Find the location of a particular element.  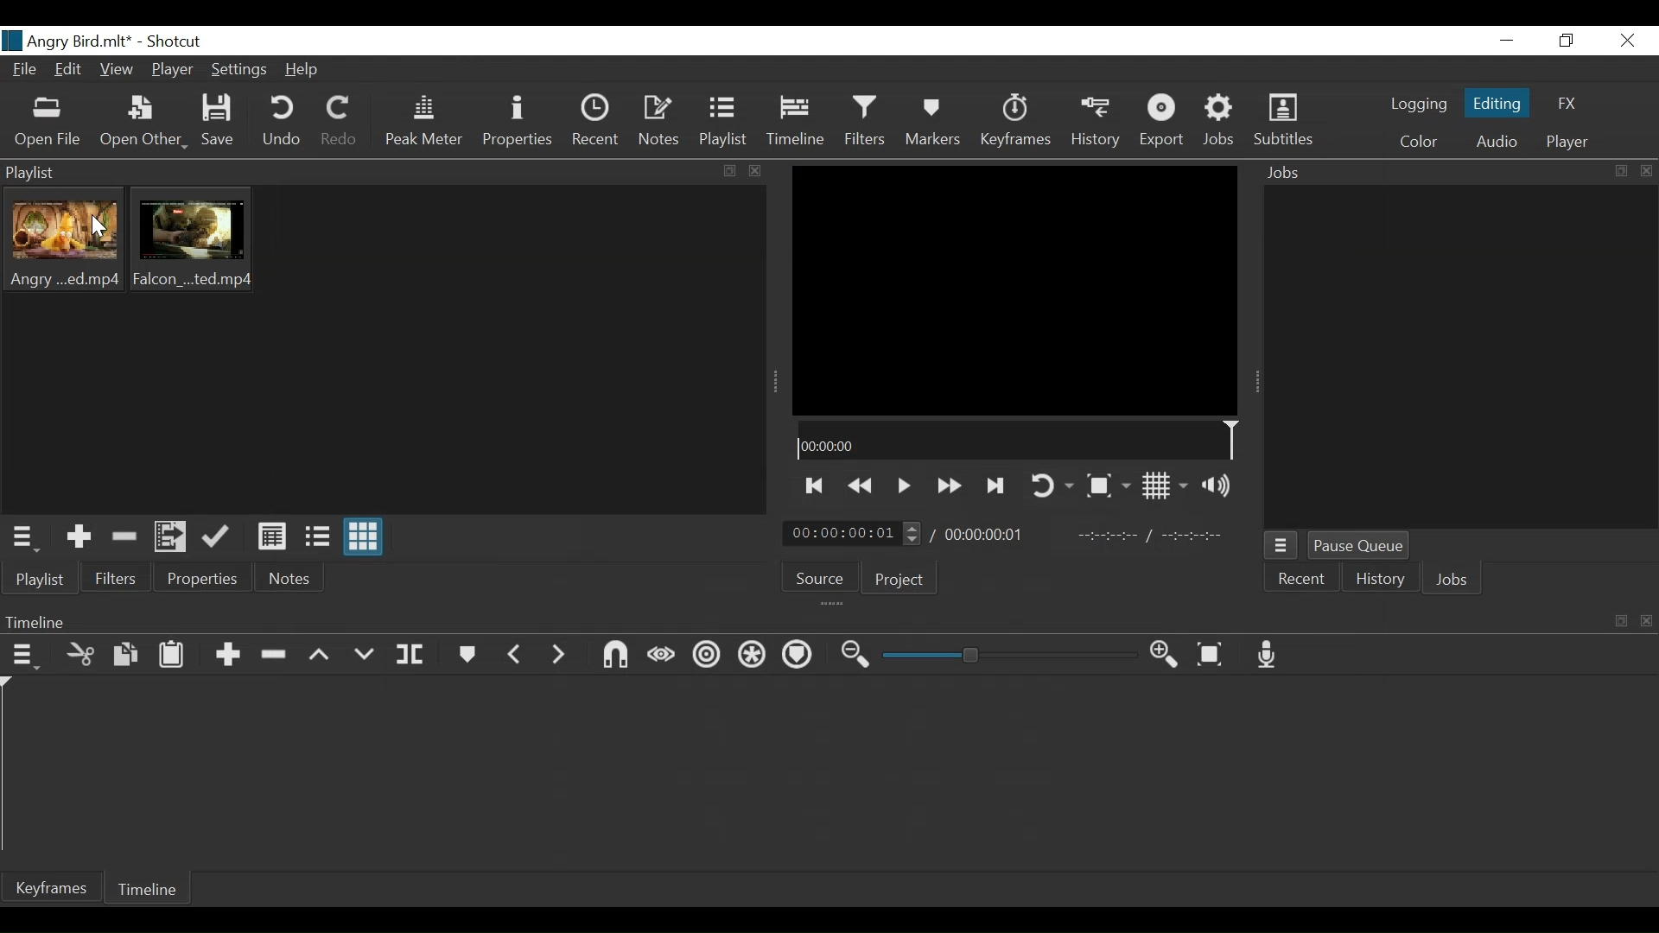

File Name is located at coordinates (71, 41).